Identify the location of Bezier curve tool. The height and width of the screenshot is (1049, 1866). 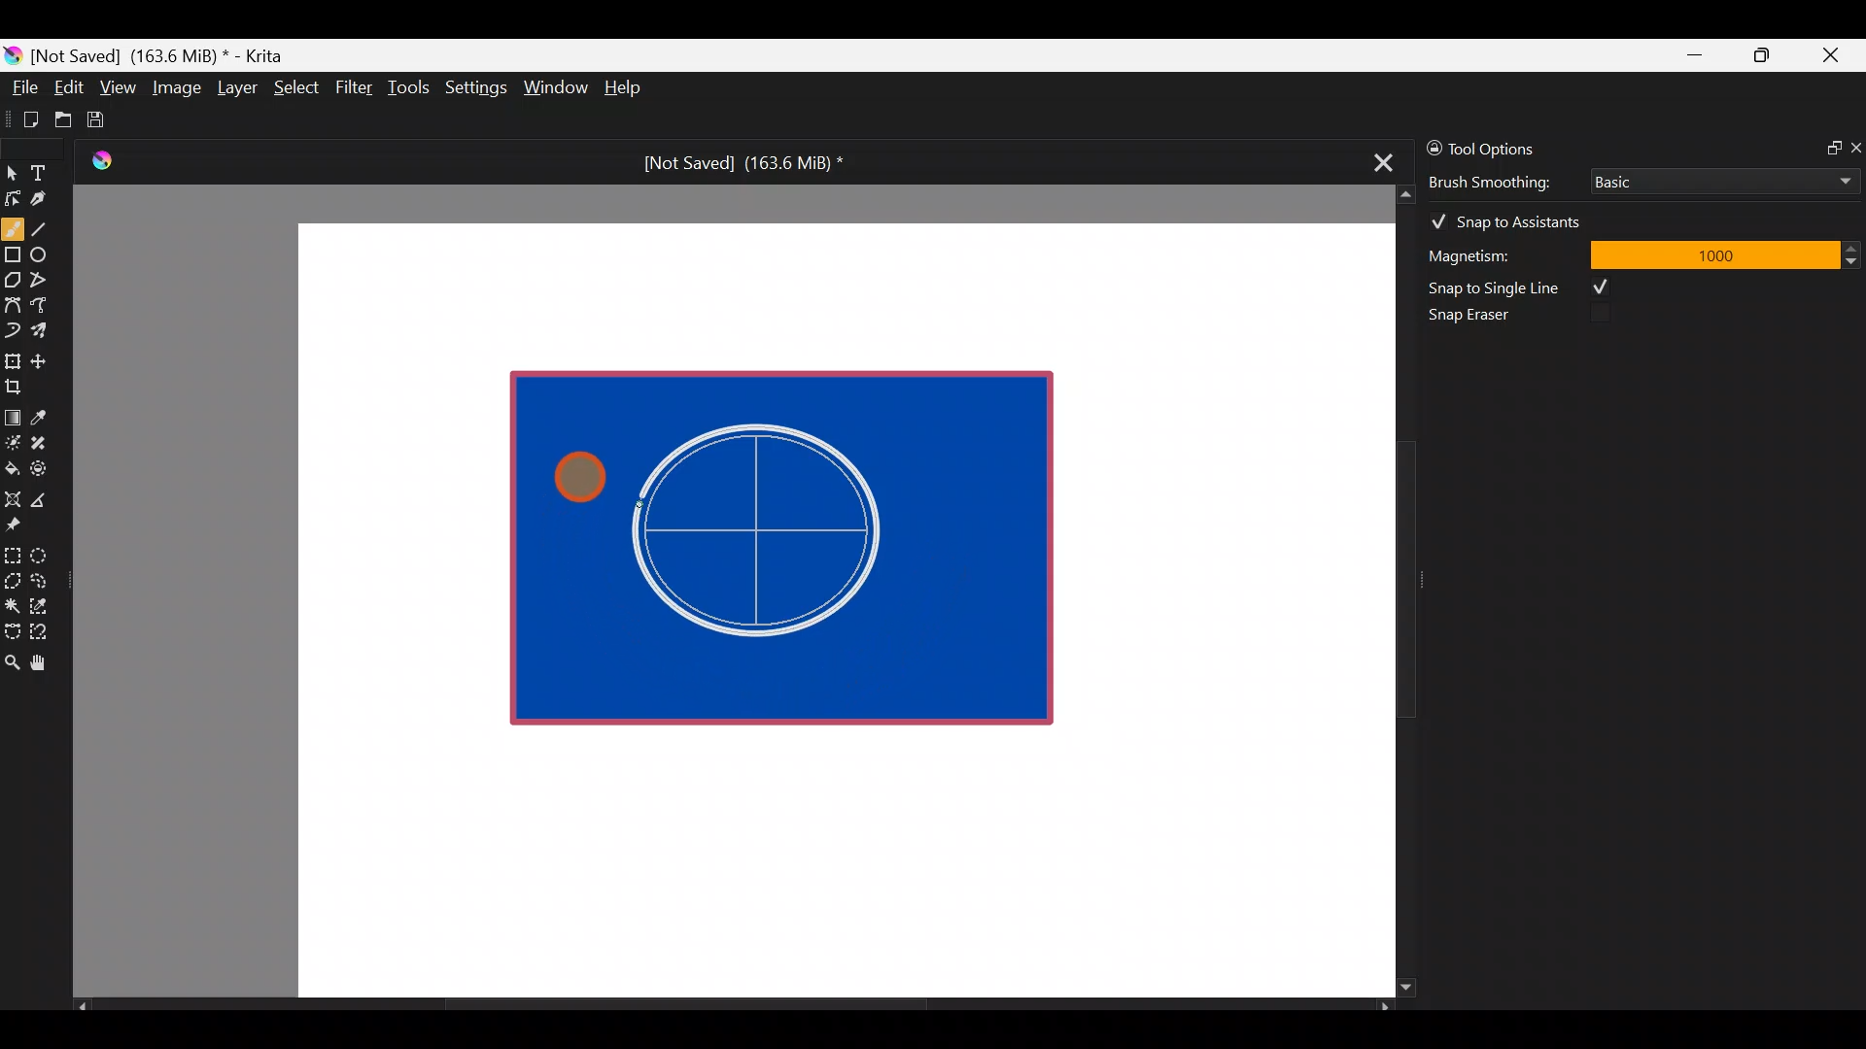
(12, 307).